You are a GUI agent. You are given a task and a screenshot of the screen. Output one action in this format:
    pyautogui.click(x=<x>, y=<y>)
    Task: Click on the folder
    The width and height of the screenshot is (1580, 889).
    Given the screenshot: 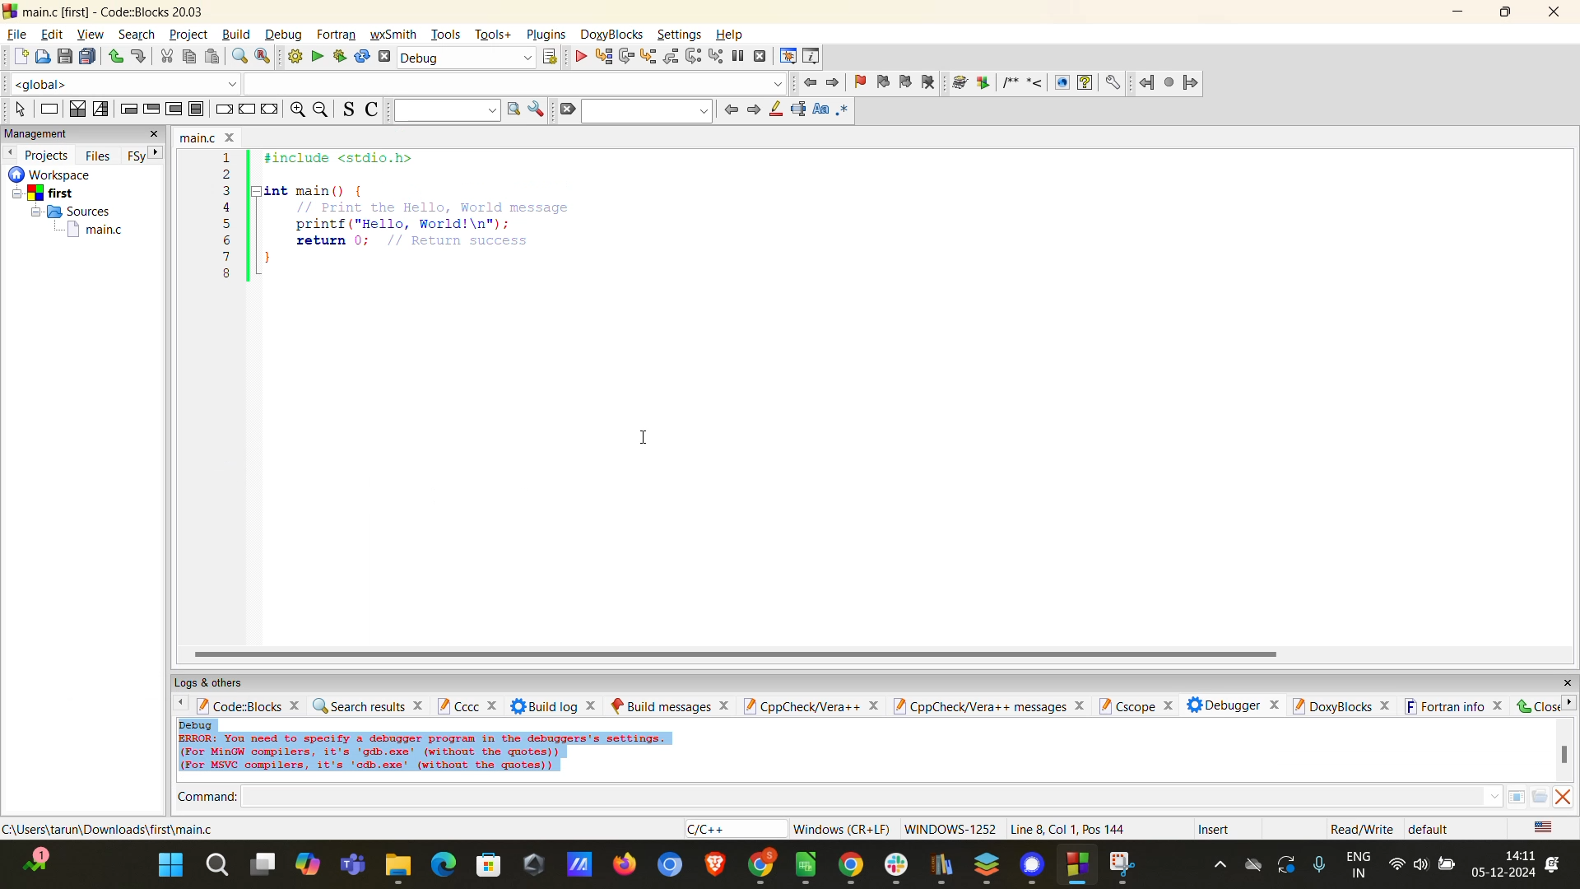 What is the action you would take?
    pyautogui.click(x=1540, y=799)
    